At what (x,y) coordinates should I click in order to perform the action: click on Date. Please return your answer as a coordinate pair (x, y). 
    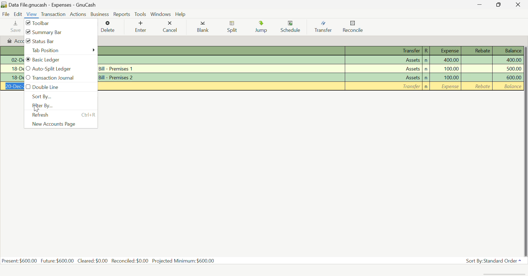
    Looking at the image, I should click on (12, 60).